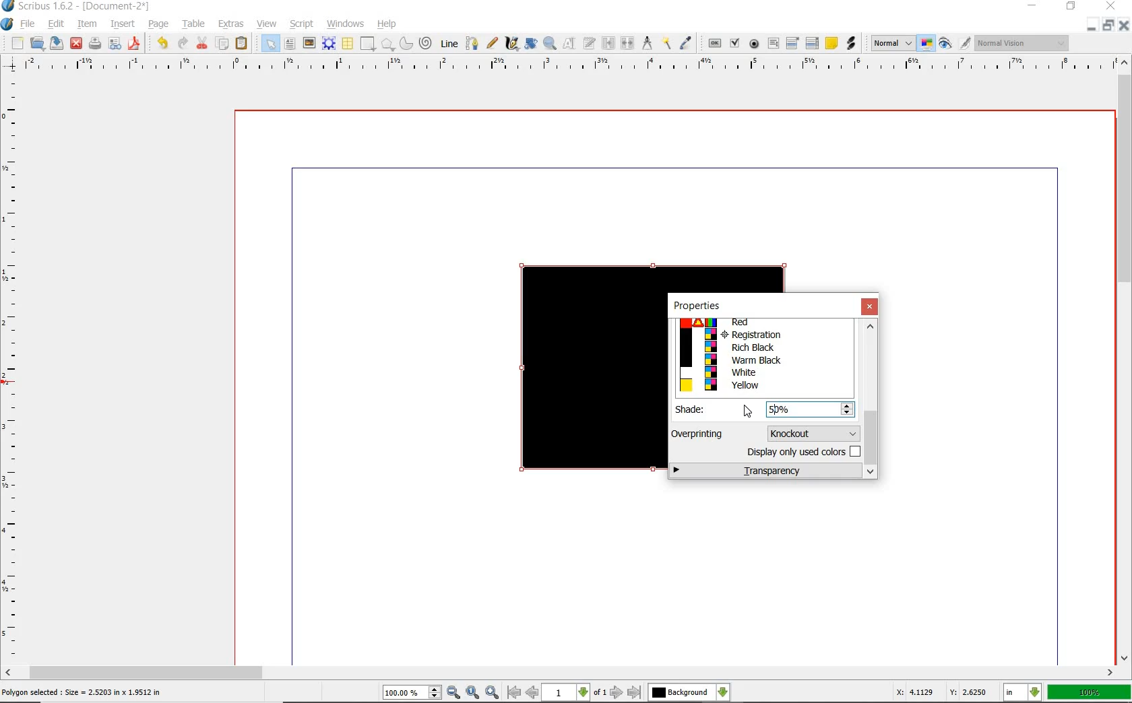 Image resolution: width=1132 pixels, height=703 pixels. What do you see at coordinates (242, 44) in the screenshot?
I see `paste` at bounding box center [242, 44].